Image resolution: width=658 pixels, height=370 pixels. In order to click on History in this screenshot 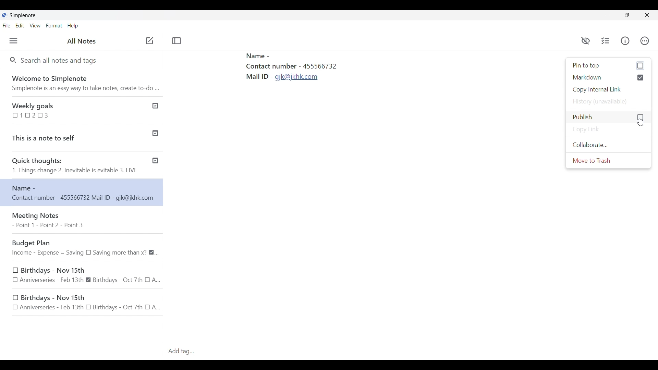, I will do `click(609, 101)`.